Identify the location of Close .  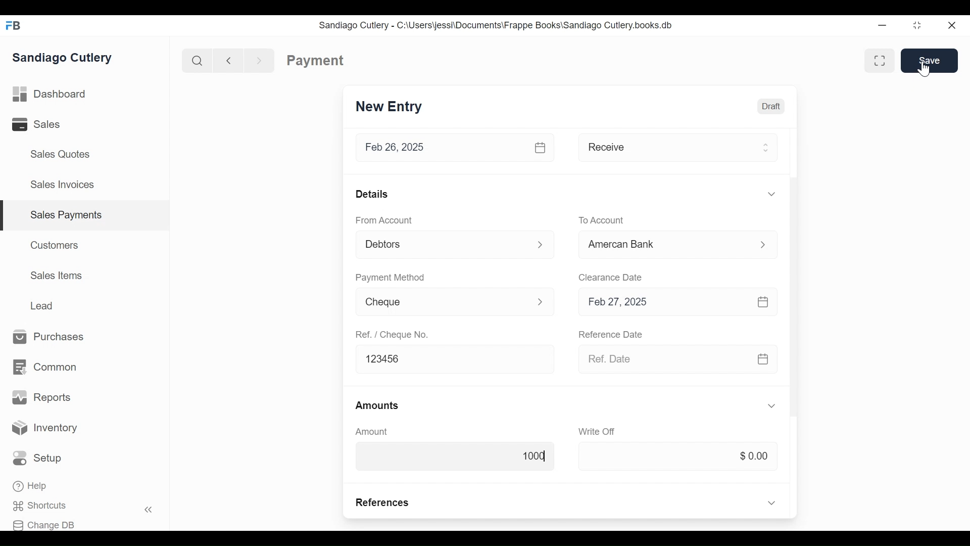
(953, 25).